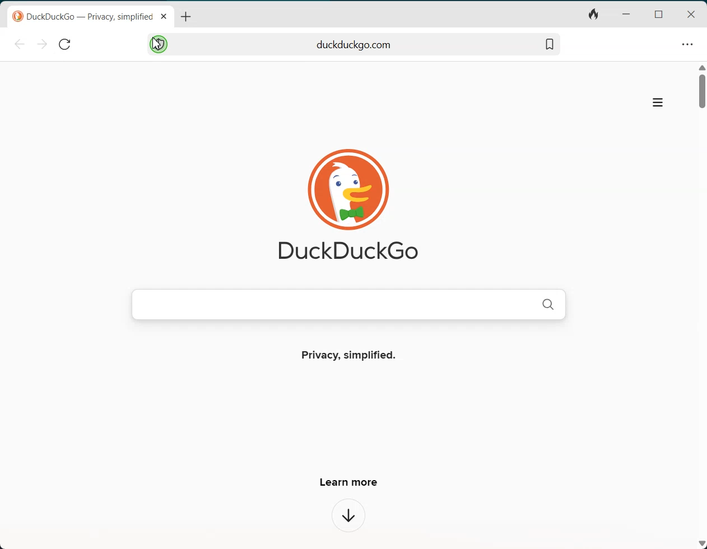 This screenshot has height=549, width=707. I want to click on add new tab, so click(186, 17).